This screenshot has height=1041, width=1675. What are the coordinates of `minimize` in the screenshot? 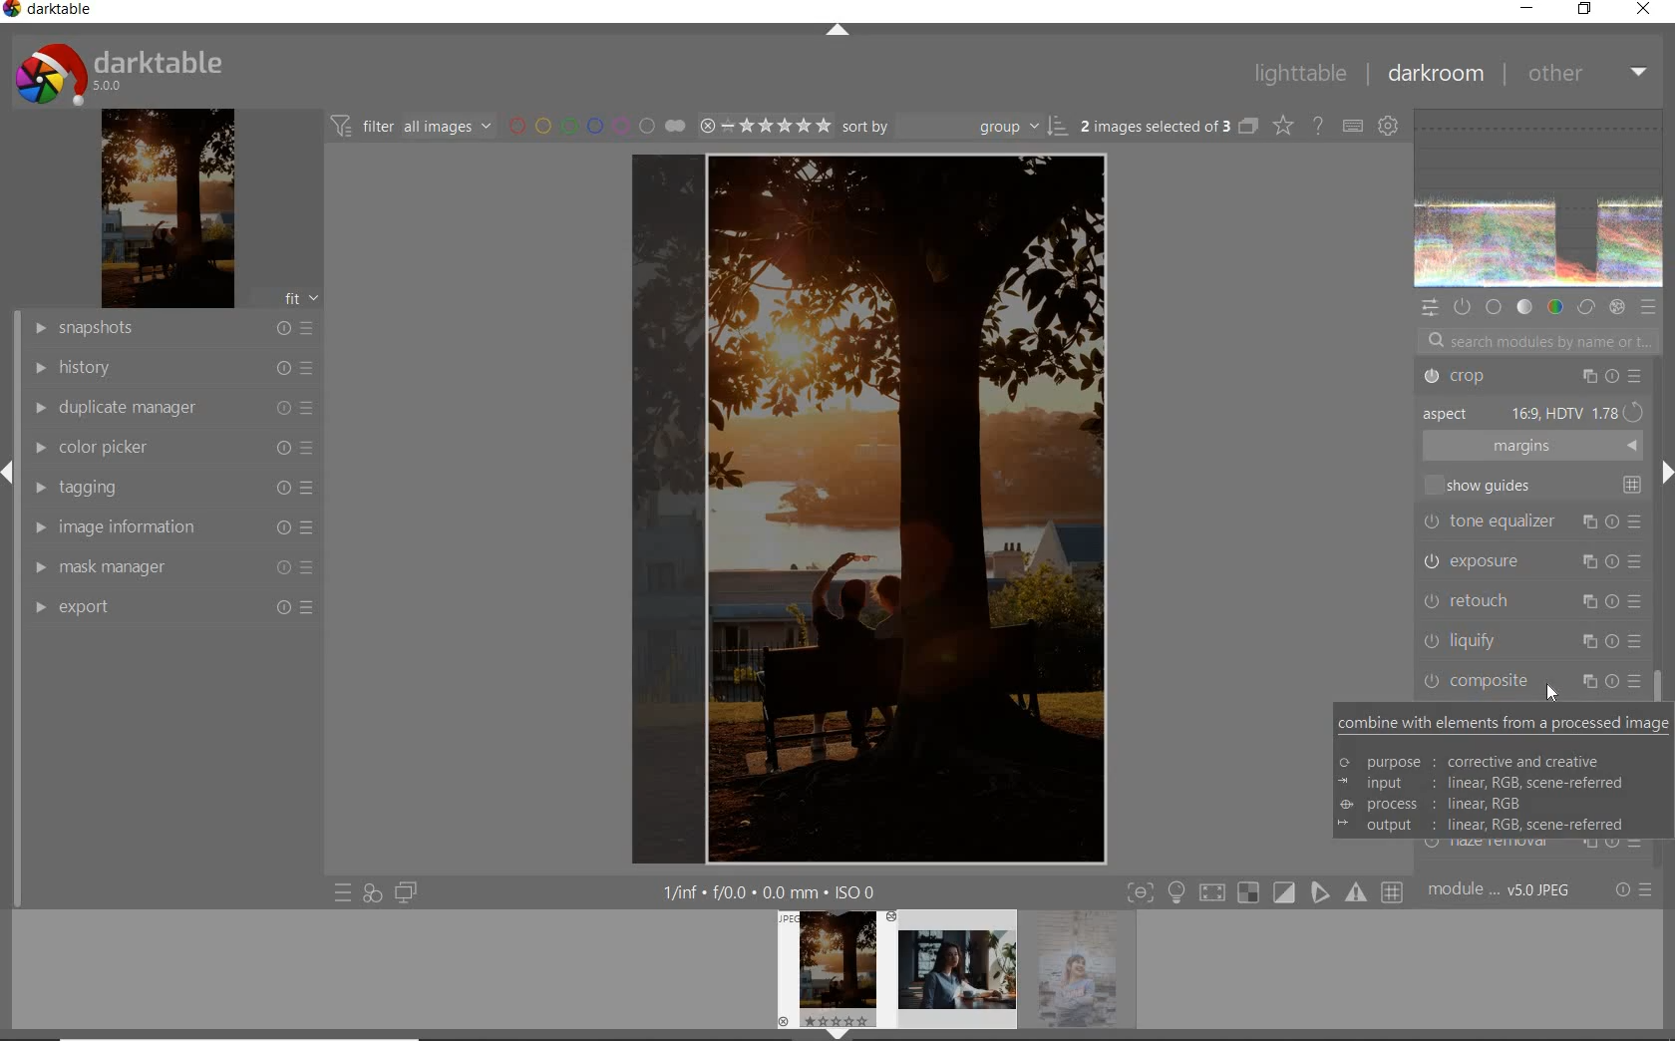 It's located at (1526, 7).